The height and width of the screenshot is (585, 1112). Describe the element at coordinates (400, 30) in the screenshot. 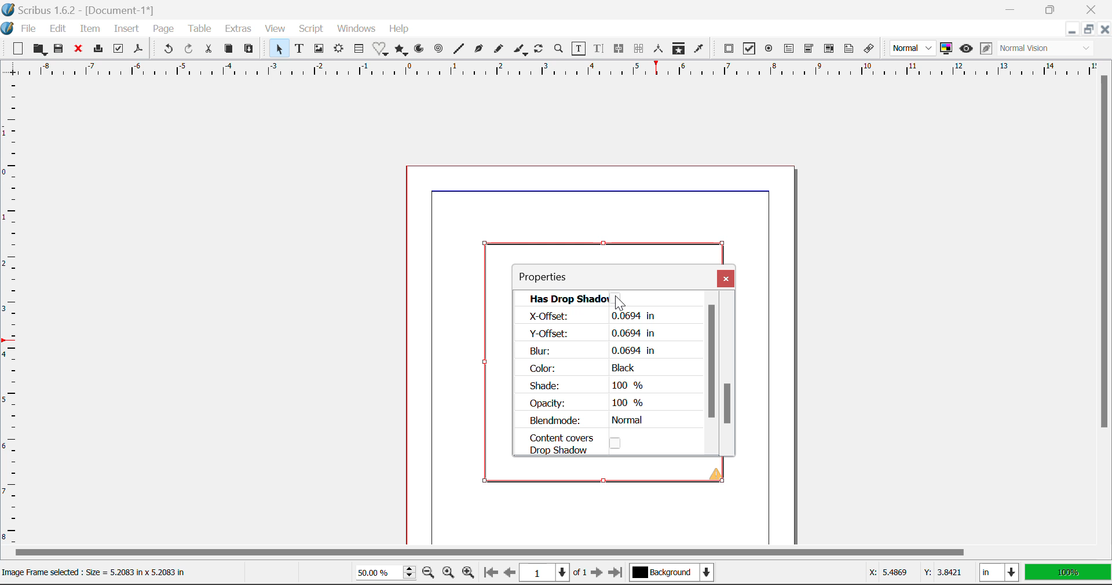

I see `Help` at that location.